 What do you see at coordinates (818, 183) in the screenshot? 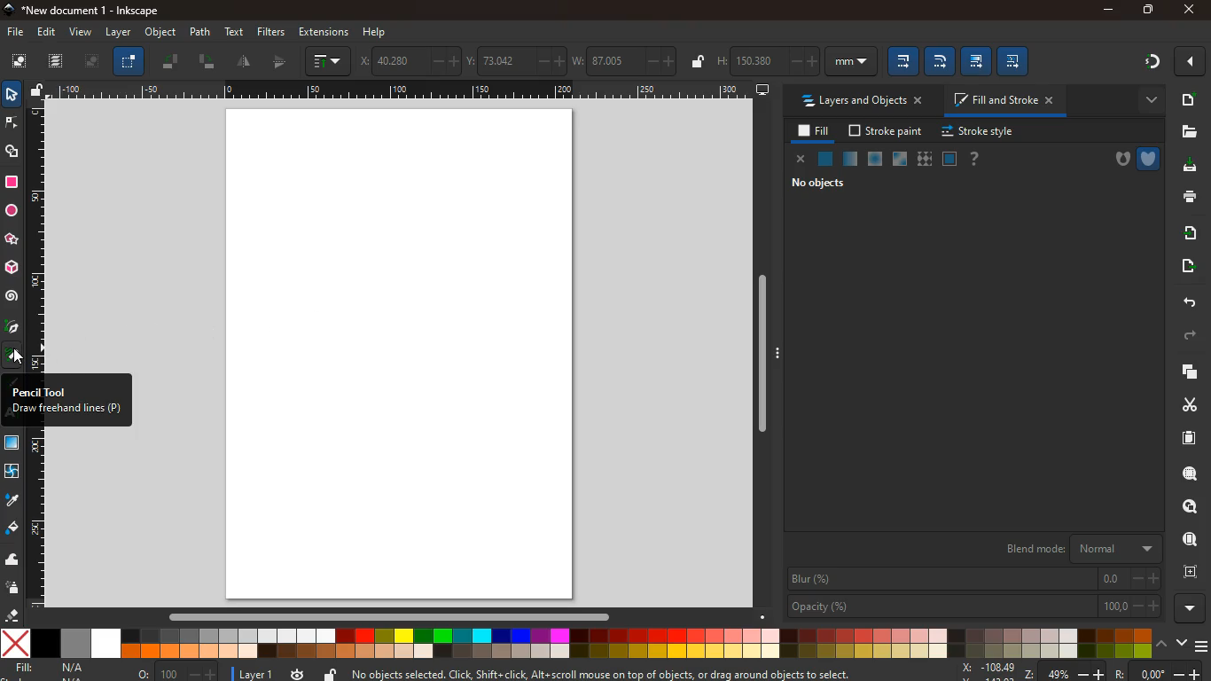
I see `no objects` at bounding box center [818, 183].